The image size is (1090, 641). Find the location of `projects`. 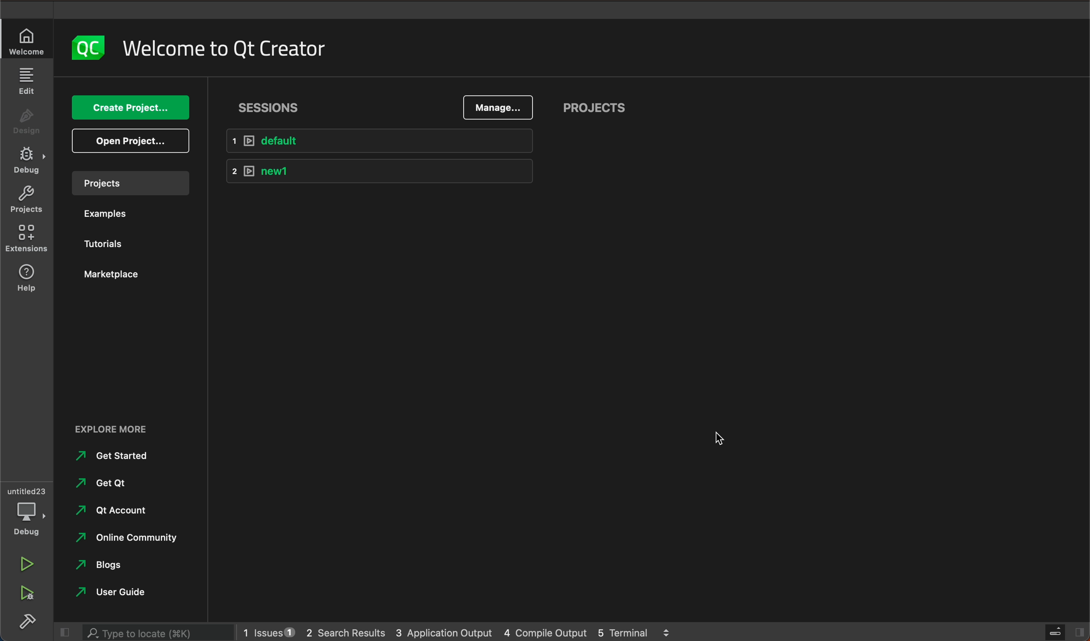

projects is located at coordinates (596, 110).